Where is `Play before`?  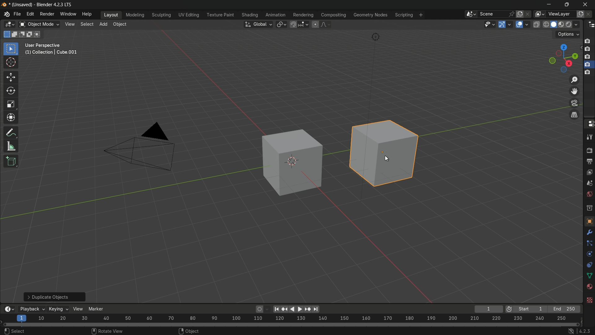 Play before is located at coordinates (285, 309).